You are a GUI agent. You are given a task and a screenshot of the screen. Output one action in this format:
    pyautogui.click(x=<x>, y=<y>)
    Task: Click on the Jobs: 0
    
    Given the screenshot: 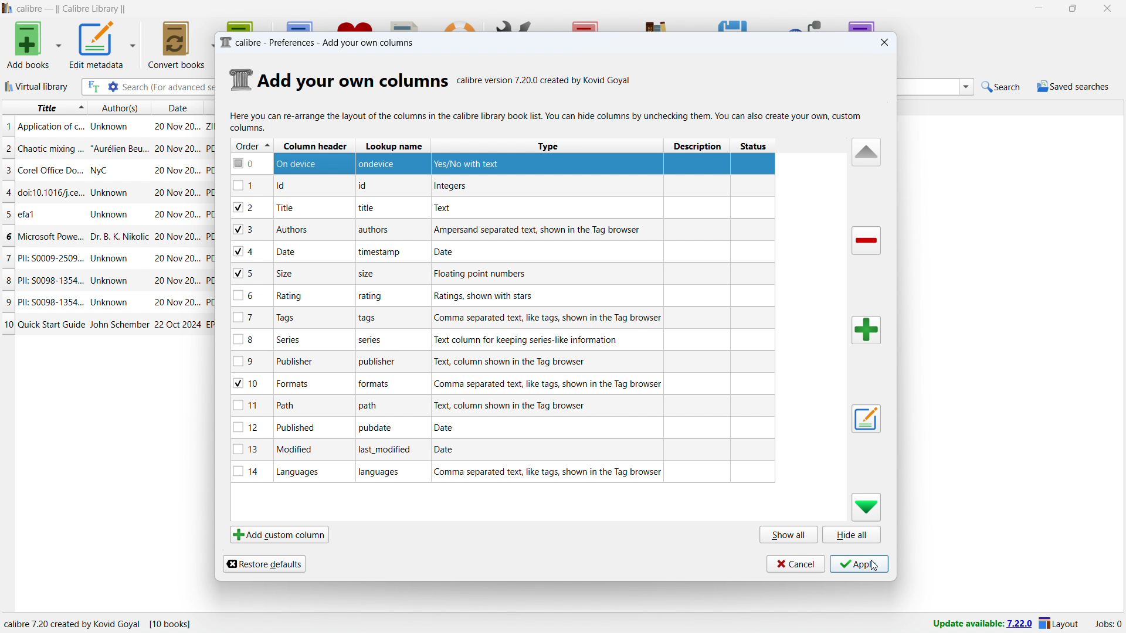 What is the action you would take?
    pyautogui.click(x=1107, y=623)
    